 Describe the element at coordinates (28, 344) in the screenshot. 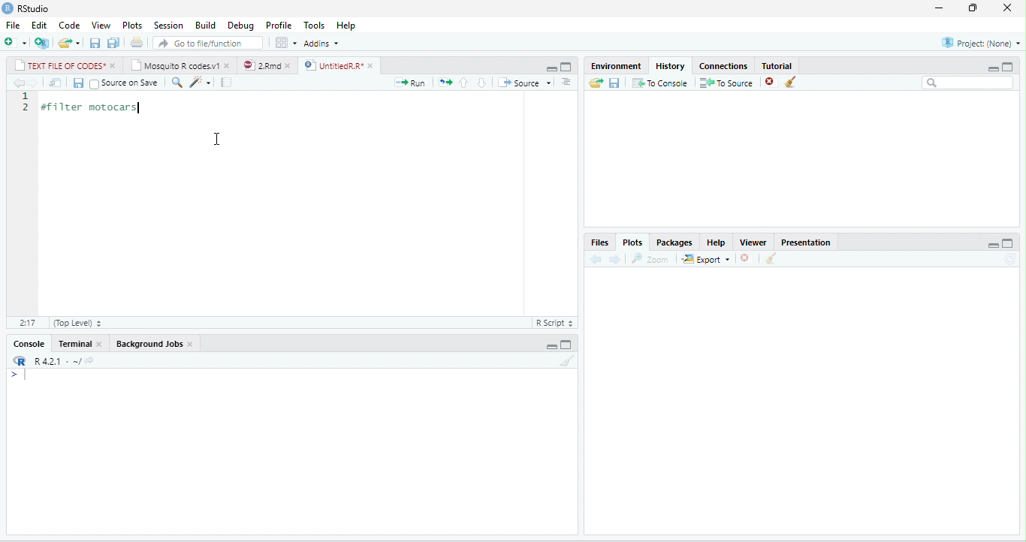

I see `Console` at that location.